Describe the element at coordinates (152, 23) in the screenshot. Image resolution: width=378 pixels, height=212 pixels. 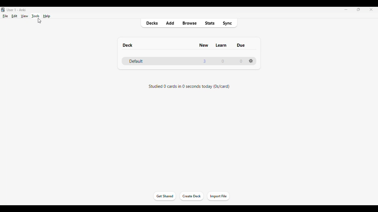
I see `decks` at that location.